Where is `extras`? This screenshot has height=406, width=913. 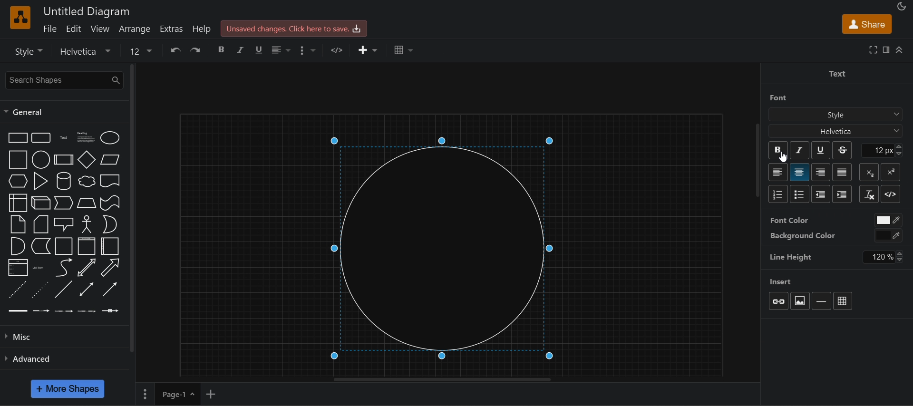
extras is located at coordinates (172, 29).